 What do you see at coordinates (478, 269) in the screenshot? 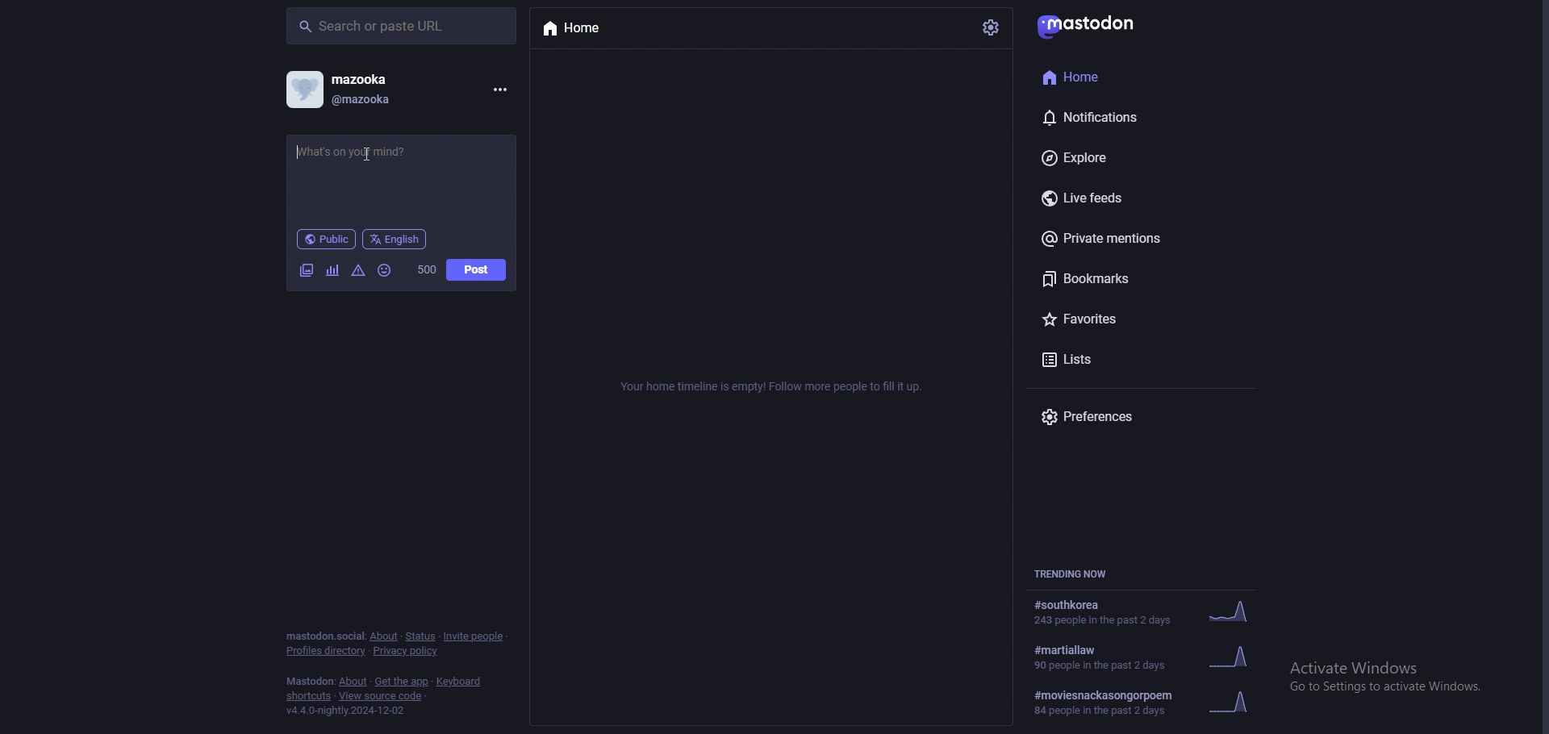
I see `post` at bounding box center [478, 269].